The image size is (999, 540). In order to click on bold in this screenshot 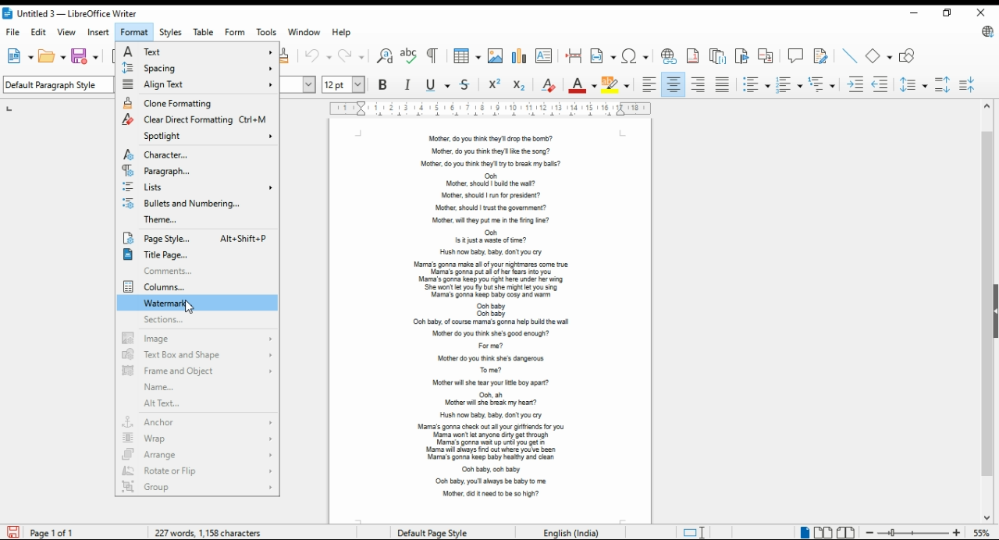, I will do `click(385, 84)`.